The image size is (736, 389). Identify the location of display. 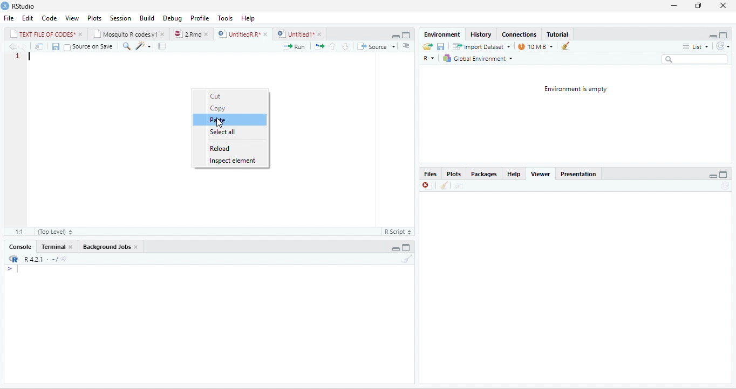
(207, 324).